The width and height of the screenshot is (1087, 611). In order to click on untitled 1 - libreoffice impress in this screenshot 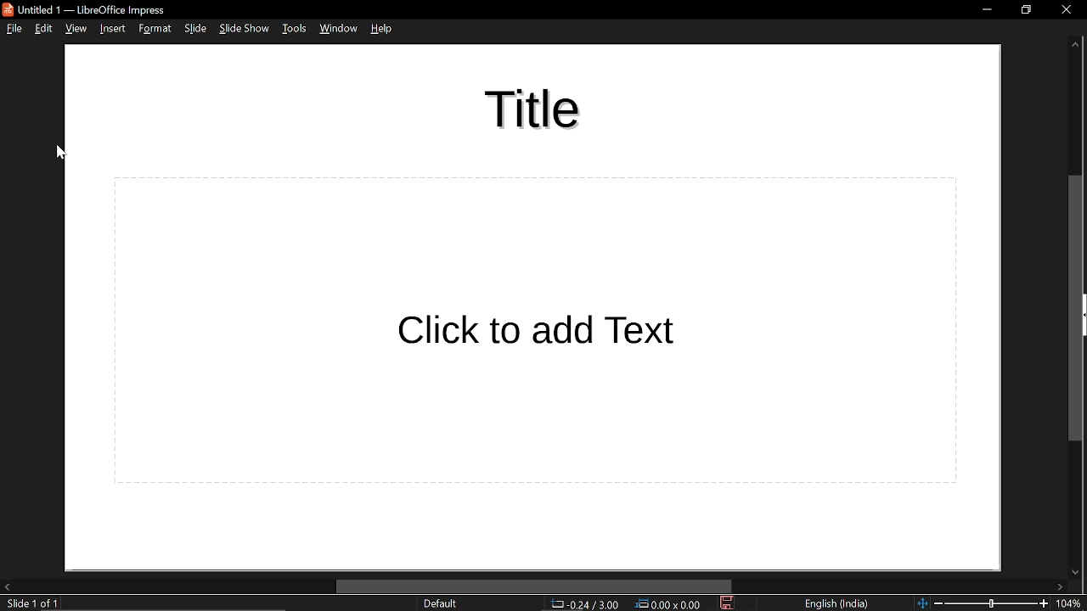, I will do `click(87, 8)`.